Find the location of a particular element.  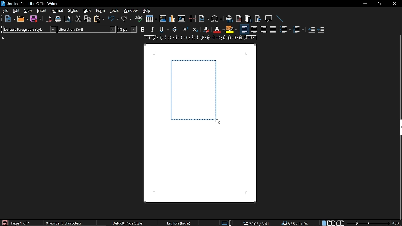

undo is located at coordinates (114, 19).